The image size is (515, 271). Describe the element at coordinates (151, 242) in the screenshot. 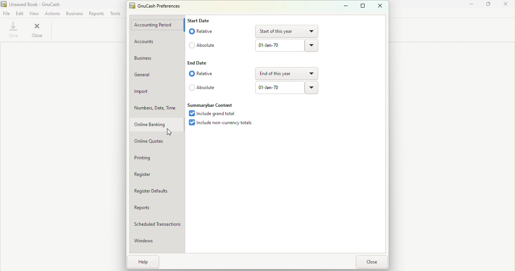

I see `Windows` at that location.